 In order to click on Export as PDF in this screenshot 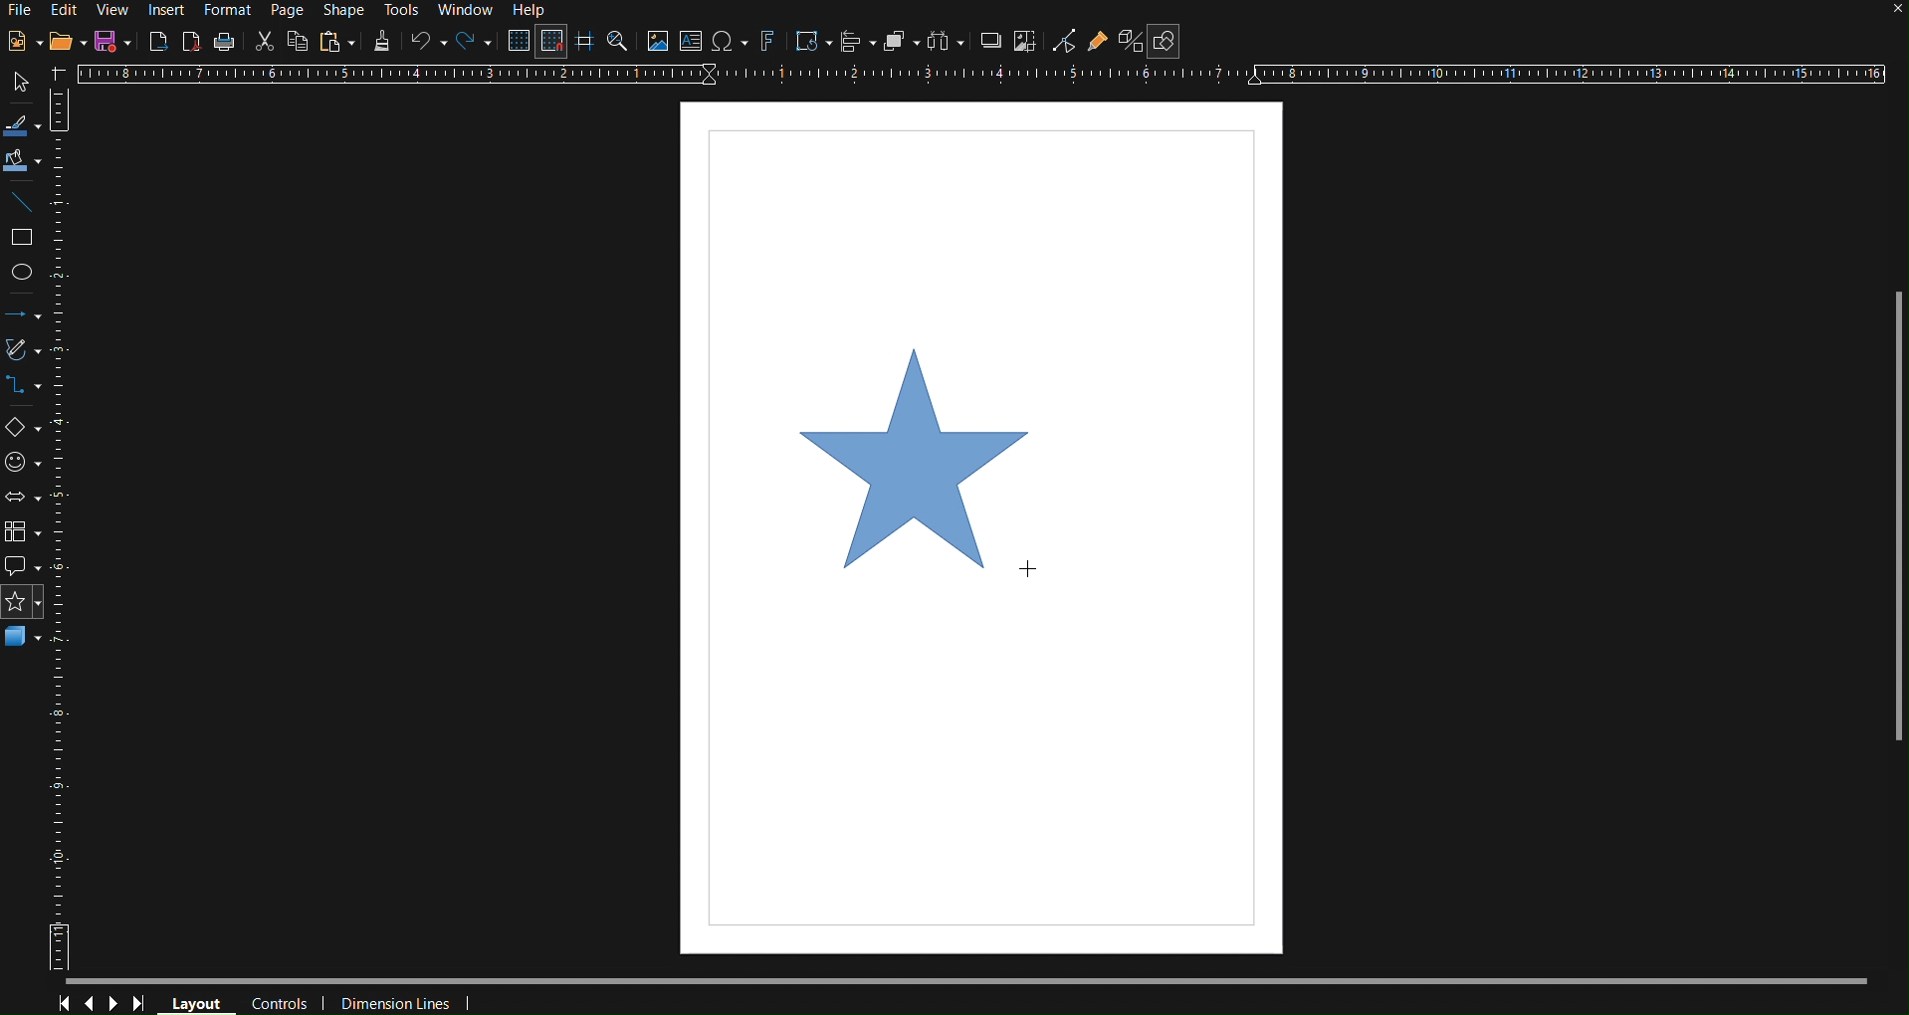, I will do `click(192, 41)`.